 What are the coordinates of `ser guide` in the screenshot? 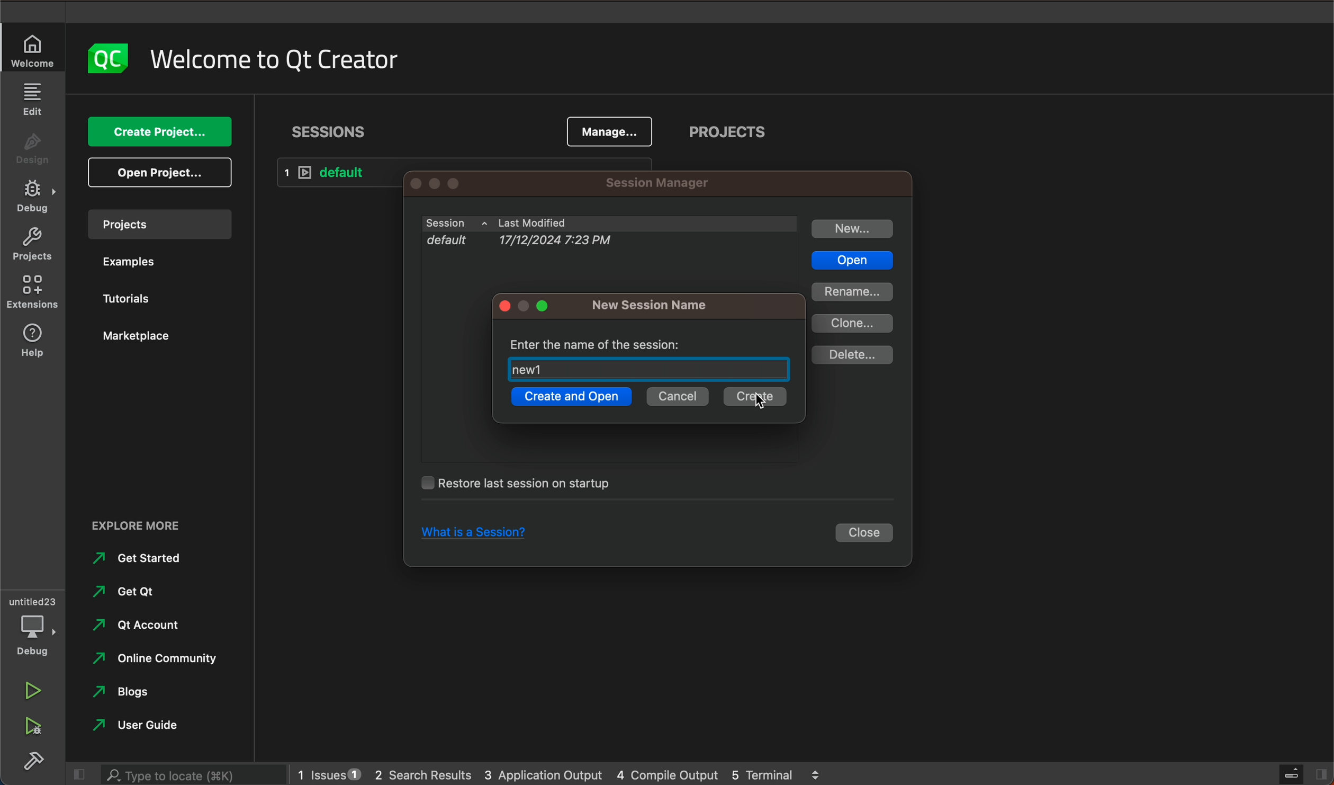 It's located at (140, 725).